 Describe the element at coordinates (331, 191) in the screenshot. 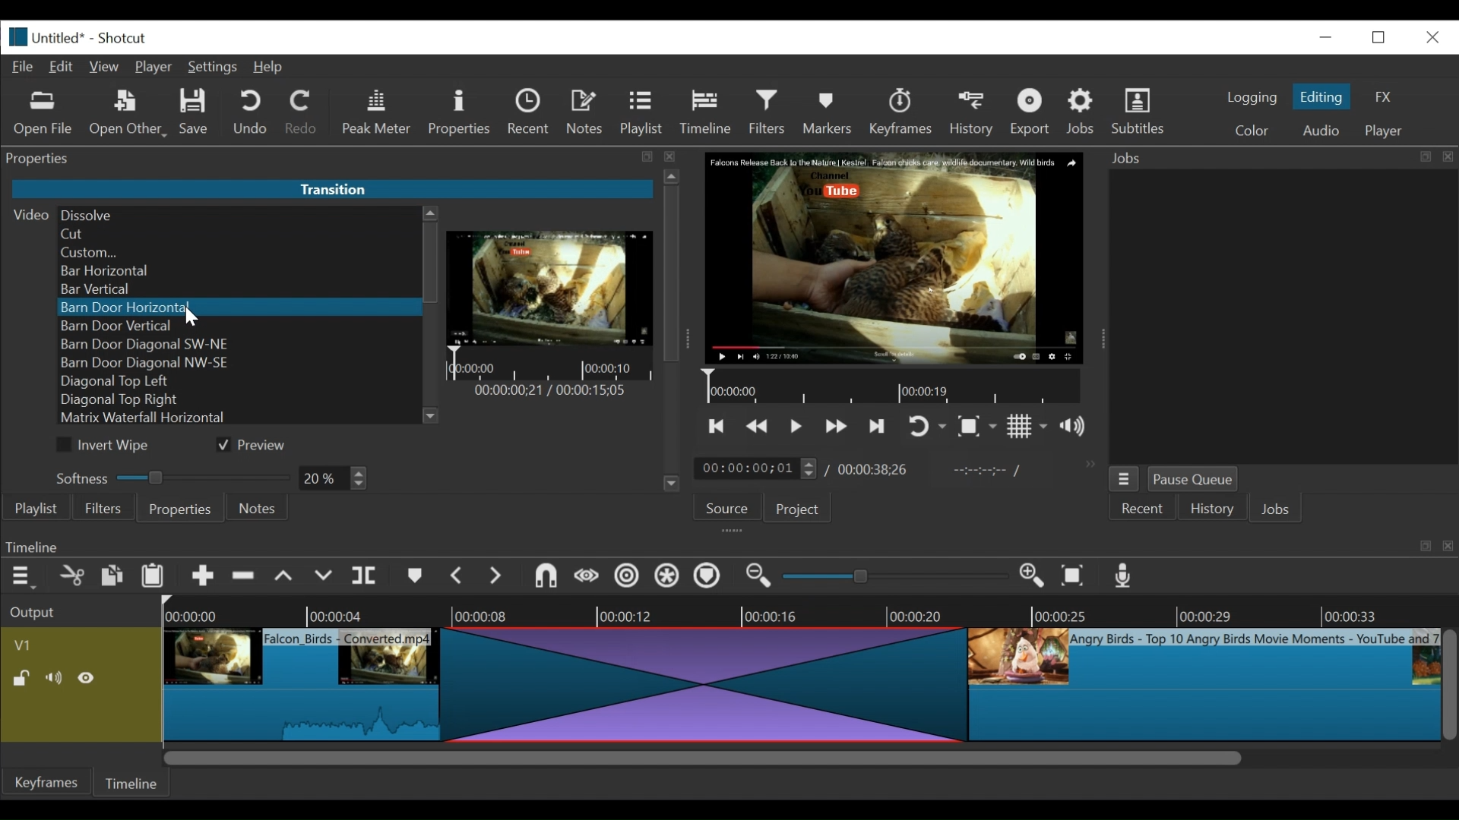

I see `Transitition` at that location.